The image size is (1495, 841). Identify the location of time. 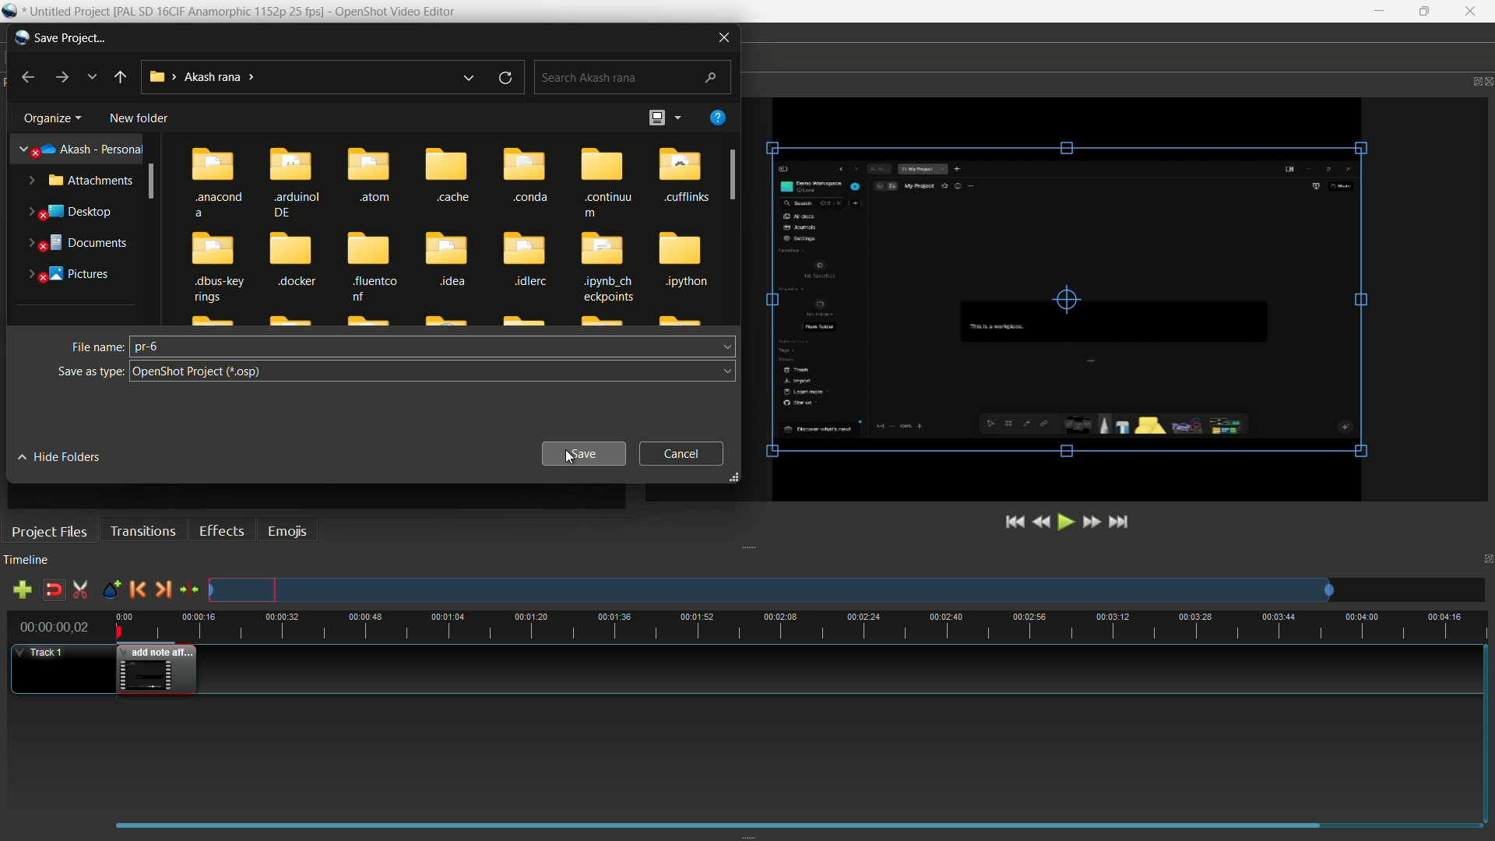
(800, 625).